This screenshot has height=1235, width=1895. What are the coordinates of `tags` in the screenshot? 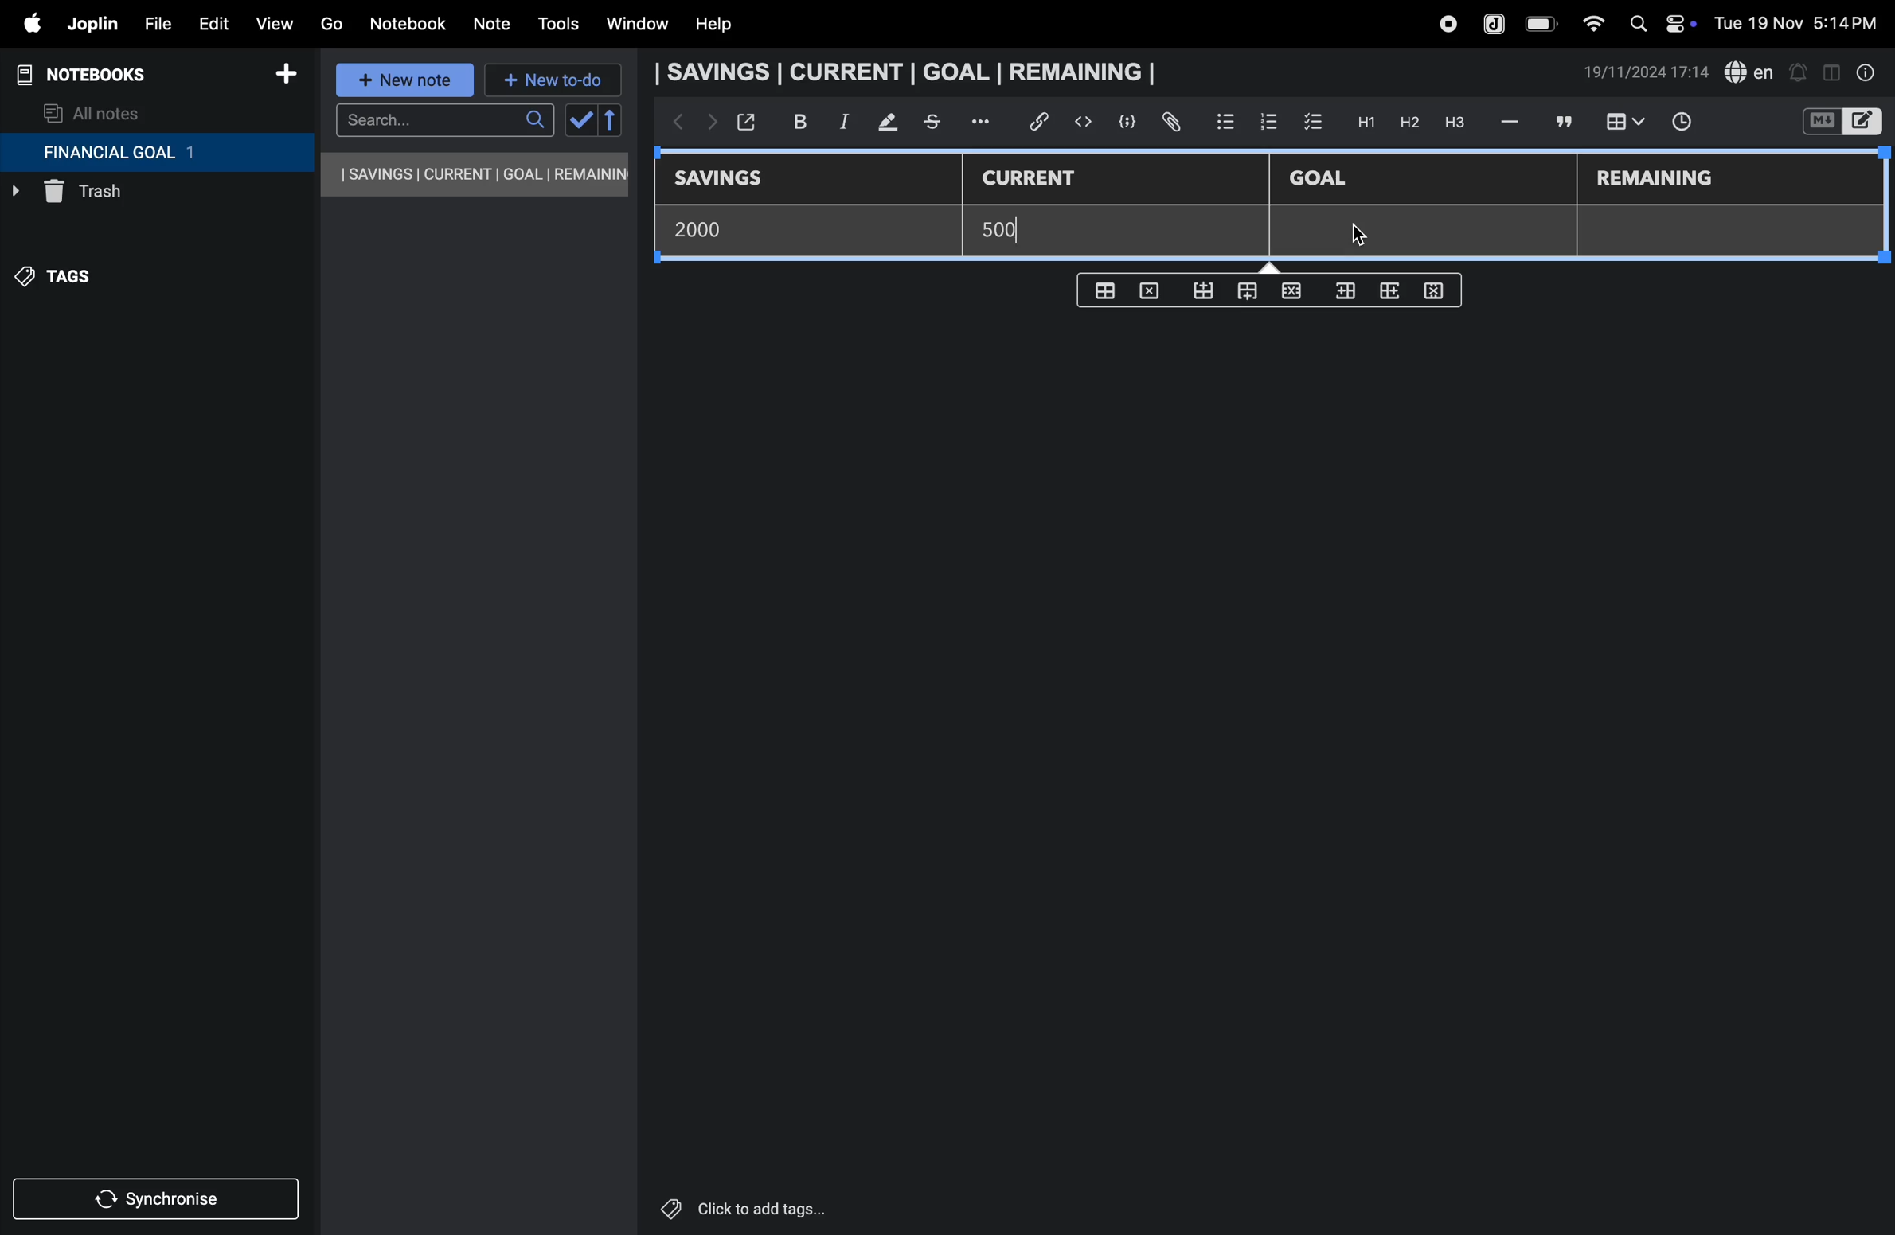 It's located at (64, 284).